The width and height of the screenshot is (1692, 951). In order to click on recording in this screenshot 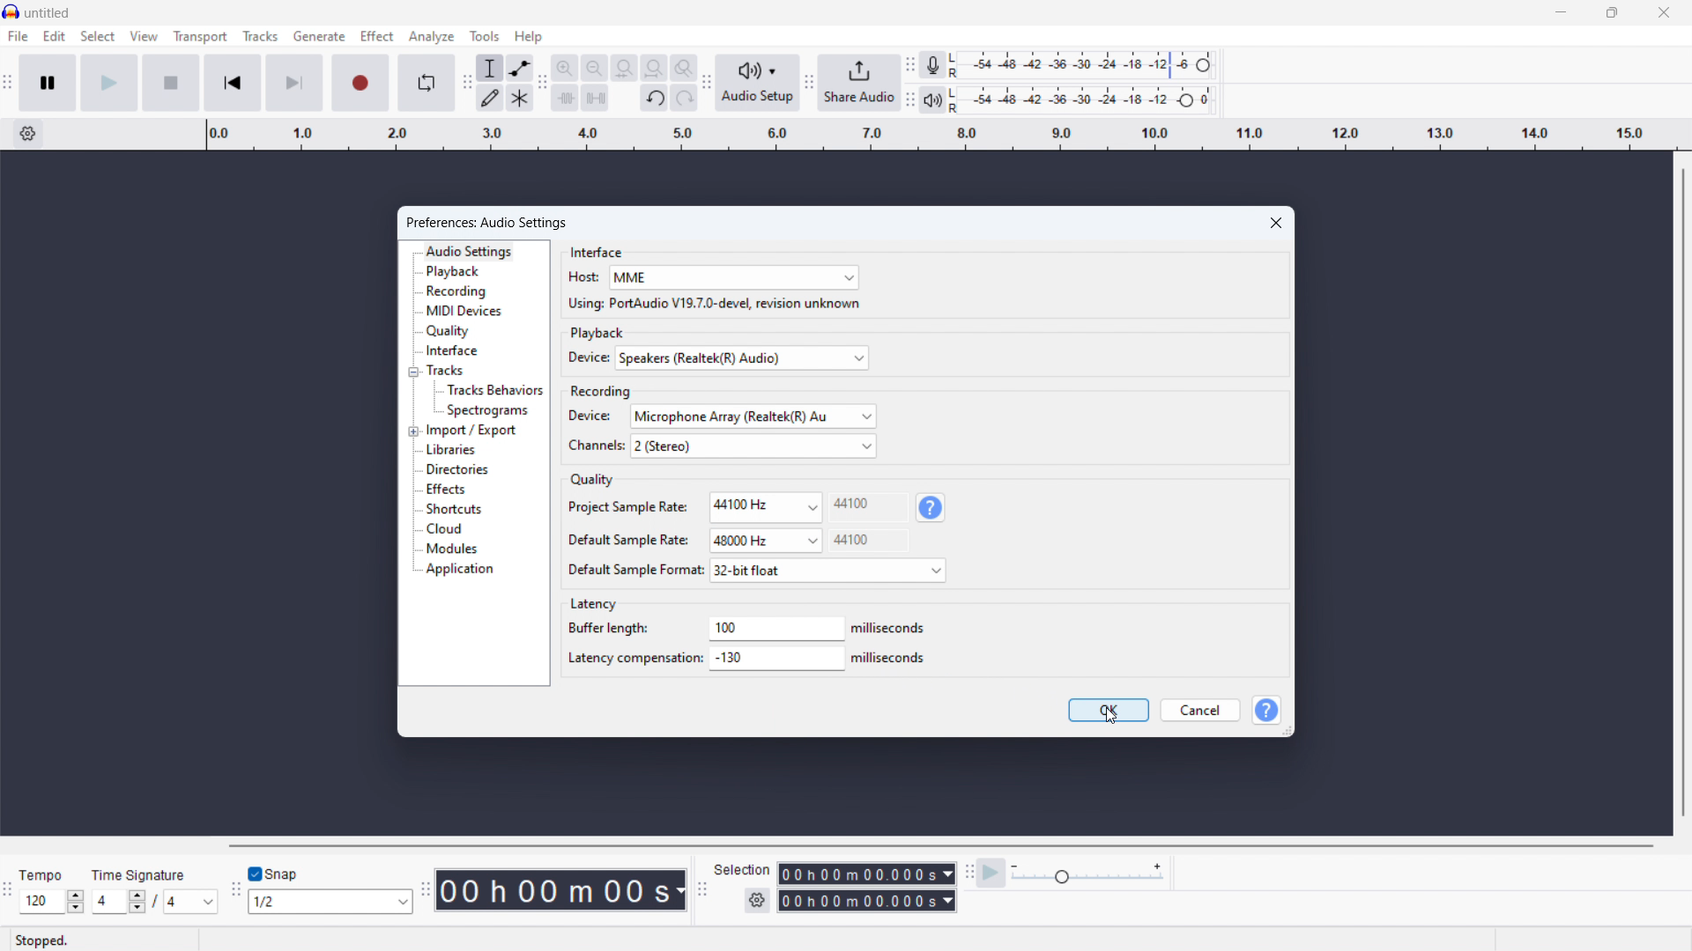, I will do `click(603, 390)`.